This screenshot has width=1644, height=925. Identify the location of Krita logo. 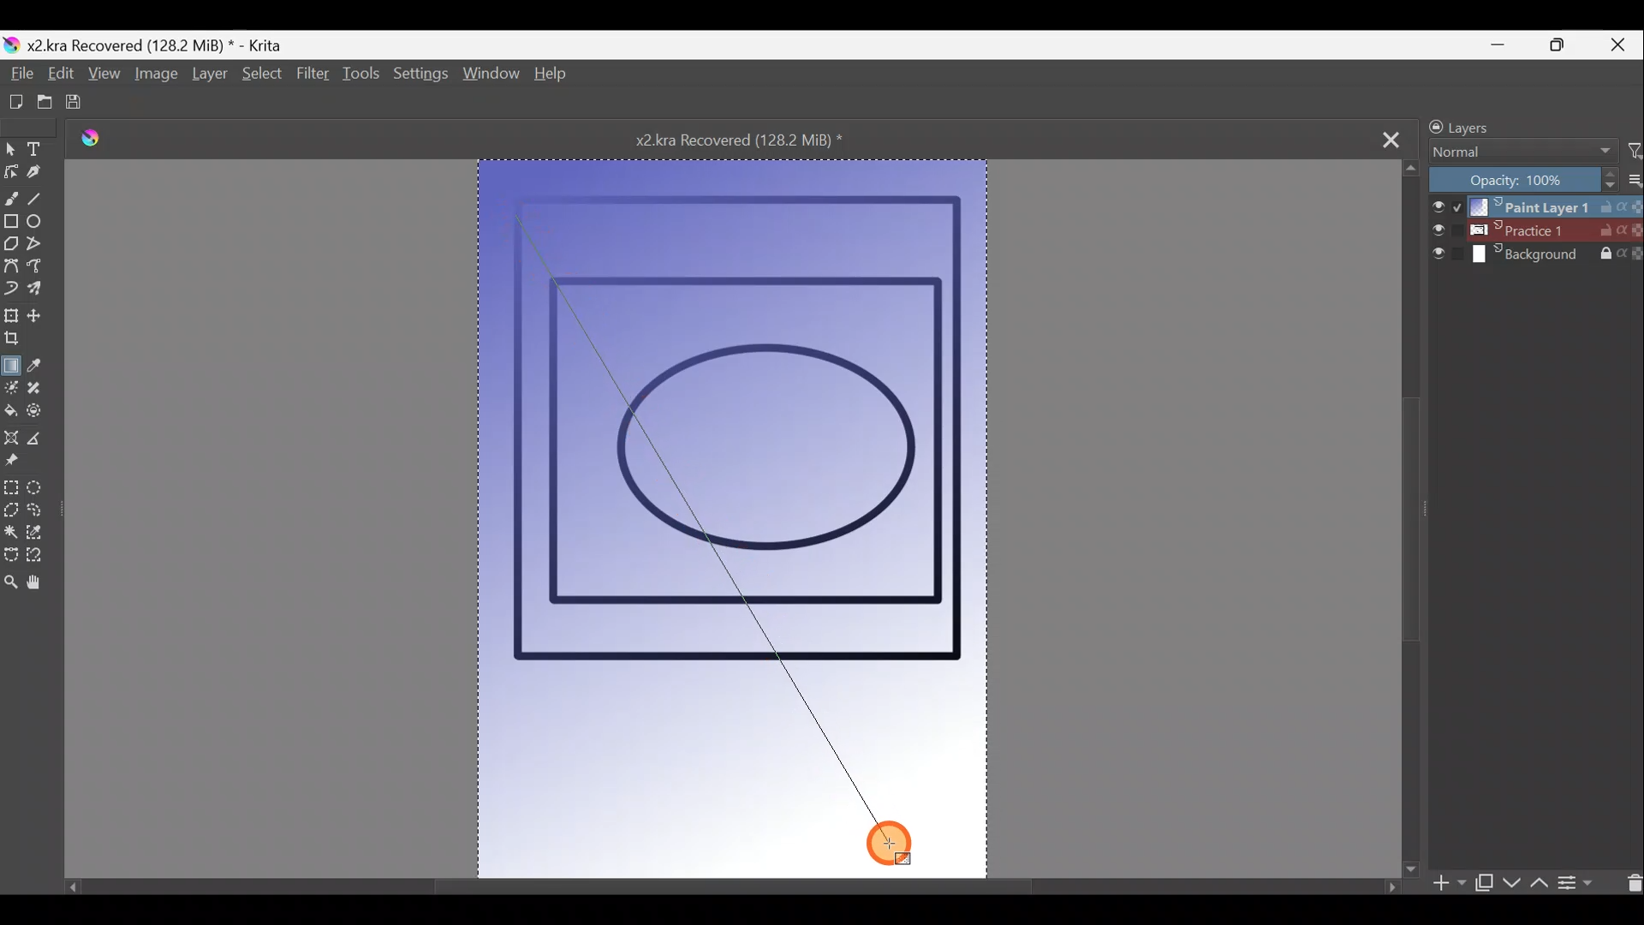
(102, 141).